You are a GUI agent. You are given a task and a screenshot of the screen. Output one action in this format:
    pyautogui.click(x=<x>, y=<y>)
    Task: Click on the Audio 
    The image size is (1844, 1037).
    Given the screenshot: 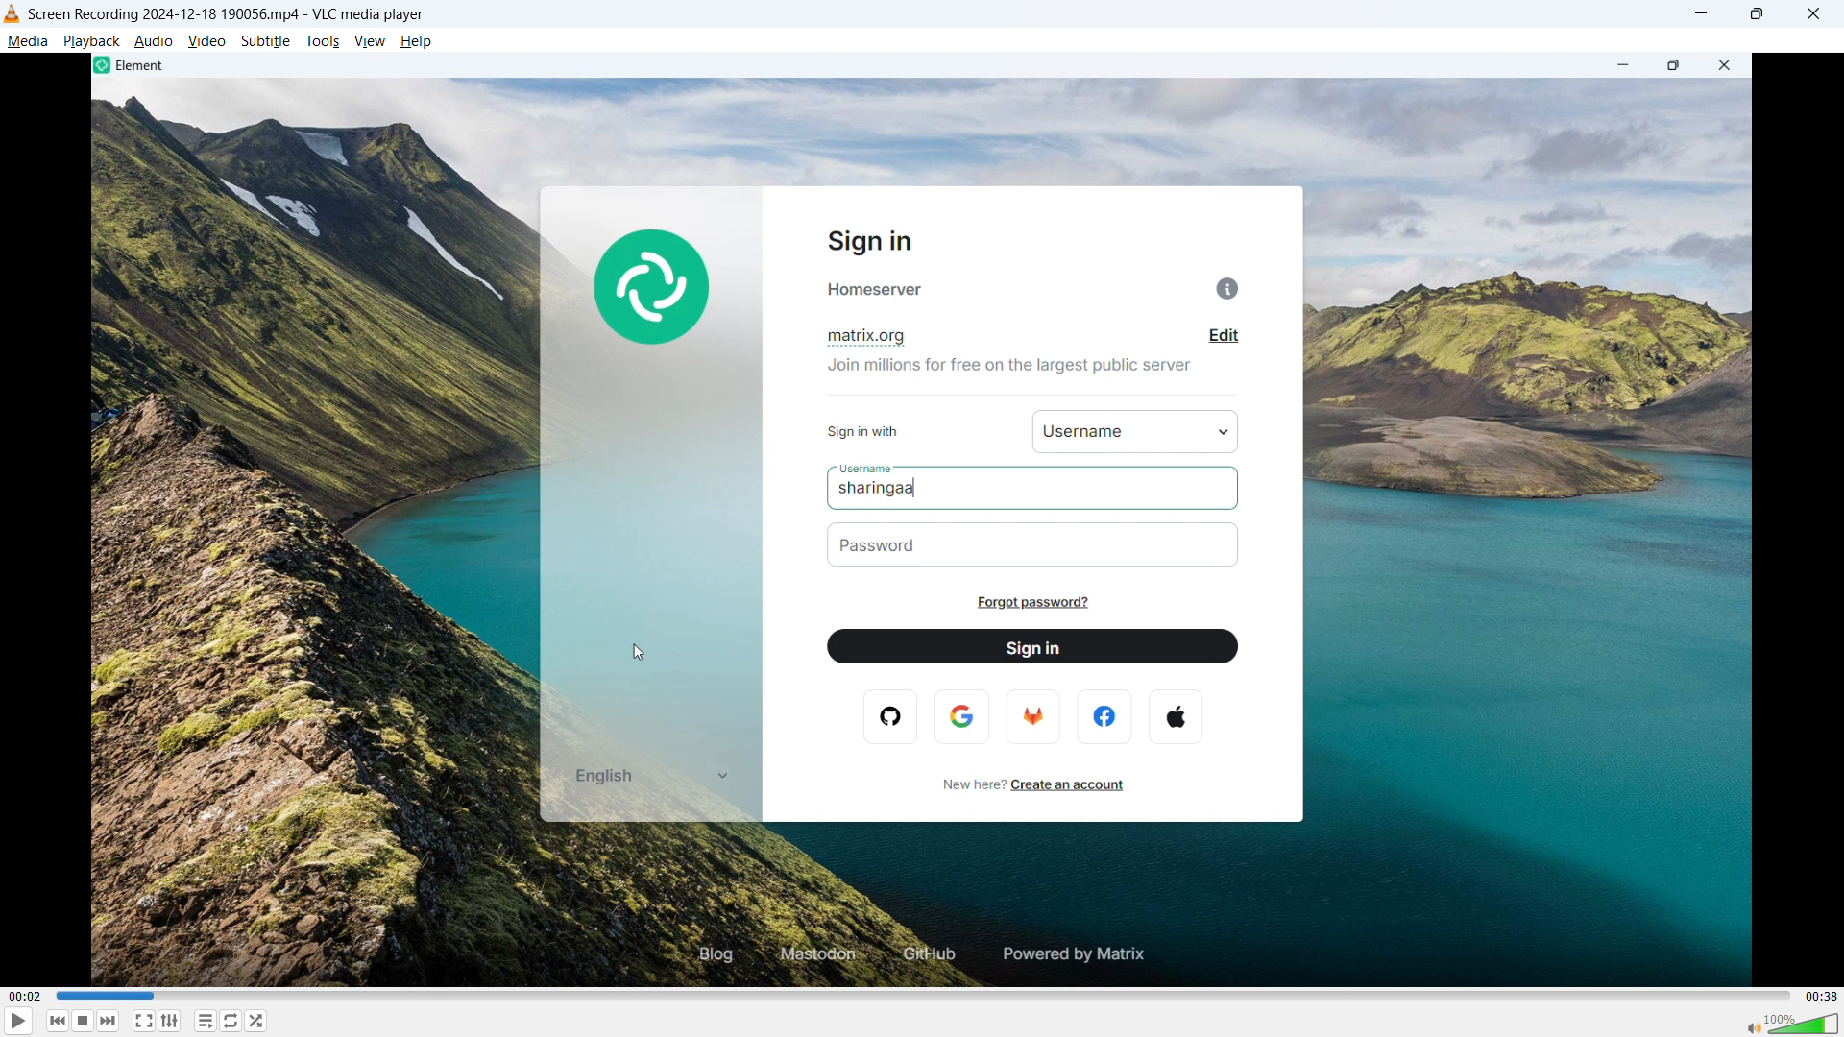 What is the action you would take?
    pyautogui.click(x=155, y=40)
    